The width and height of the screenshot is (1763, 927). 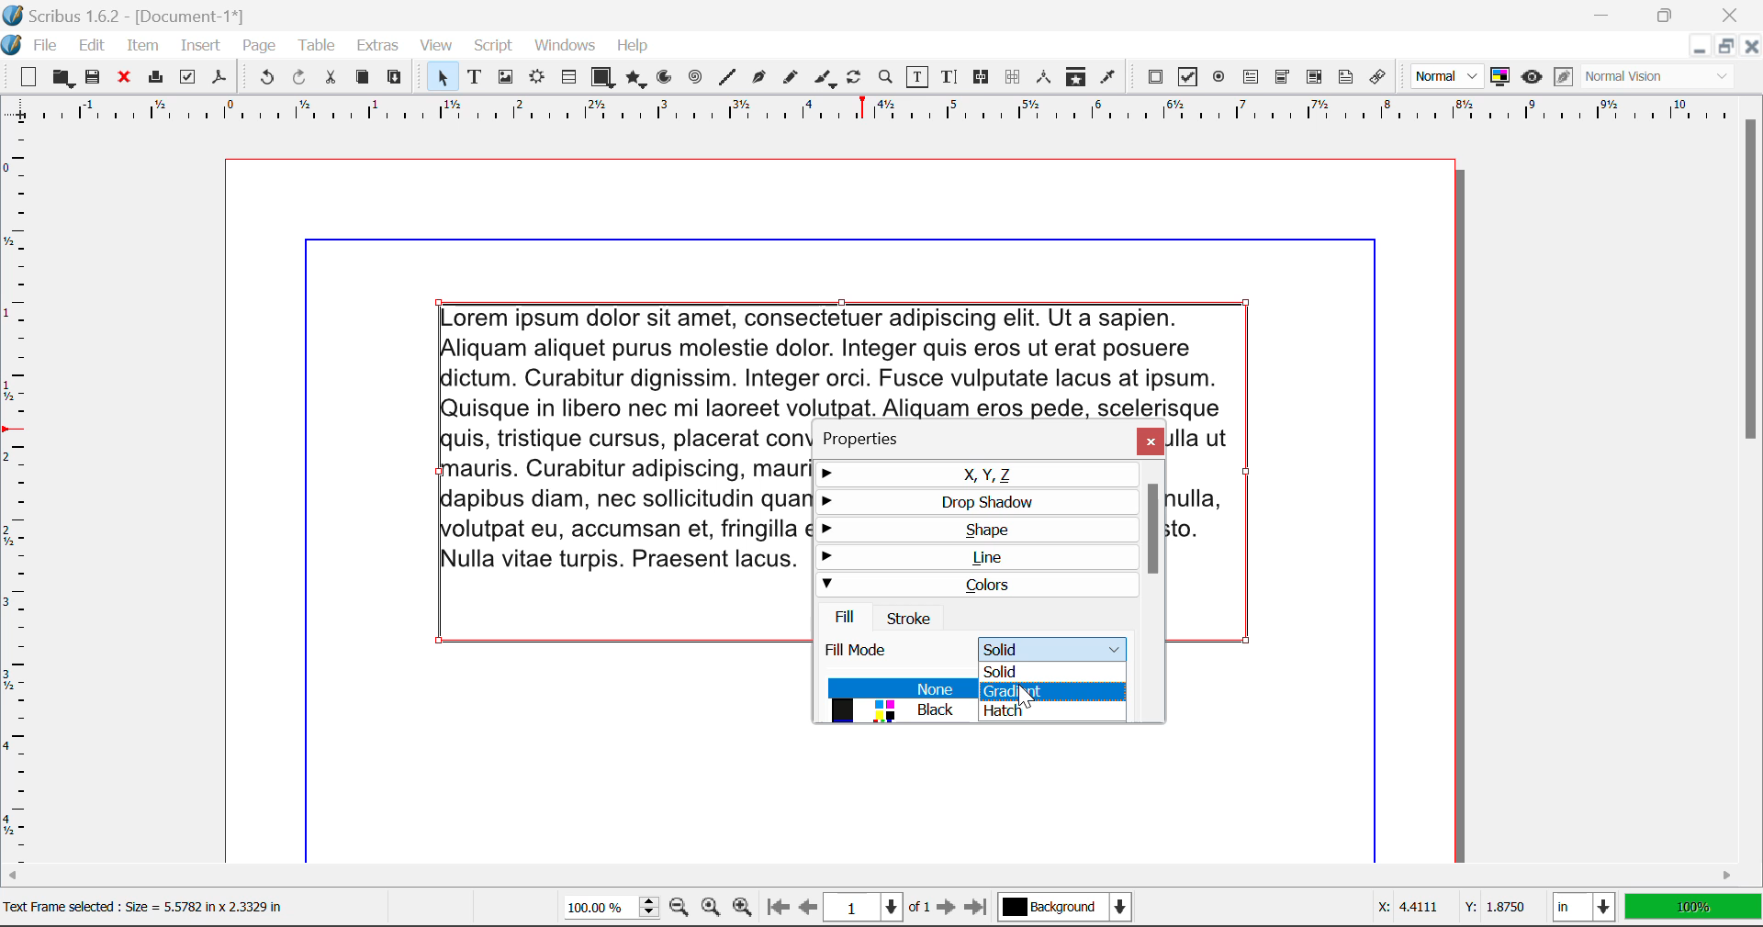 What do you see at coordinates (975, 529) in the screenshot?
I see `Shape` at bounding box center [975, 529].